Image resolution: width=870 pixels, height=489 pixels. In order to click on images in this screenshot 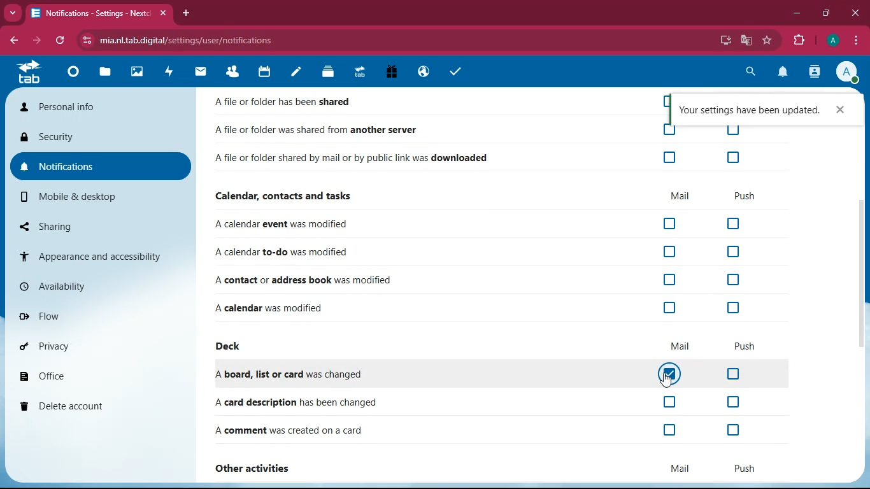, I will do `click(139, 73)`.